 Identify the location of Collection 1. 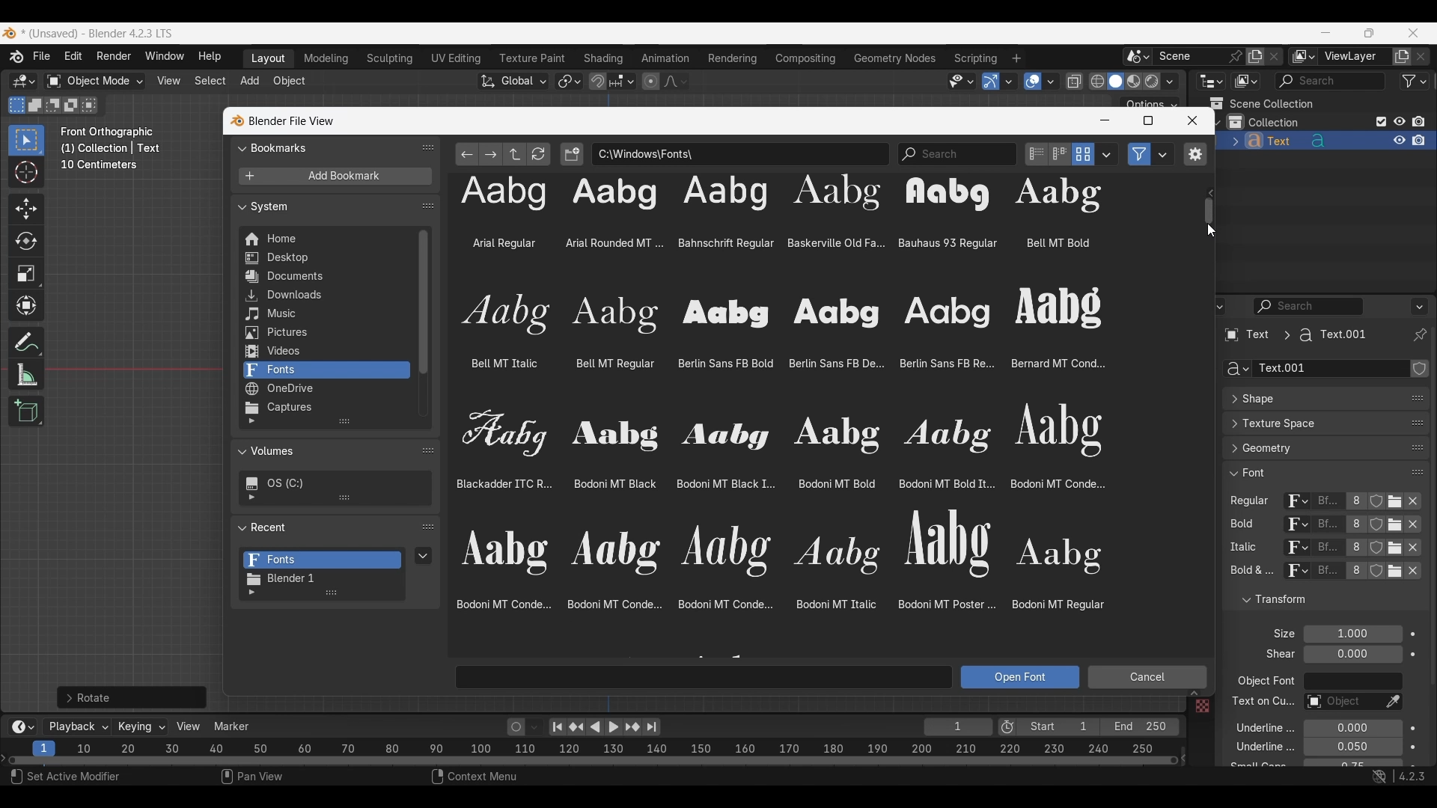
(1266, 122).